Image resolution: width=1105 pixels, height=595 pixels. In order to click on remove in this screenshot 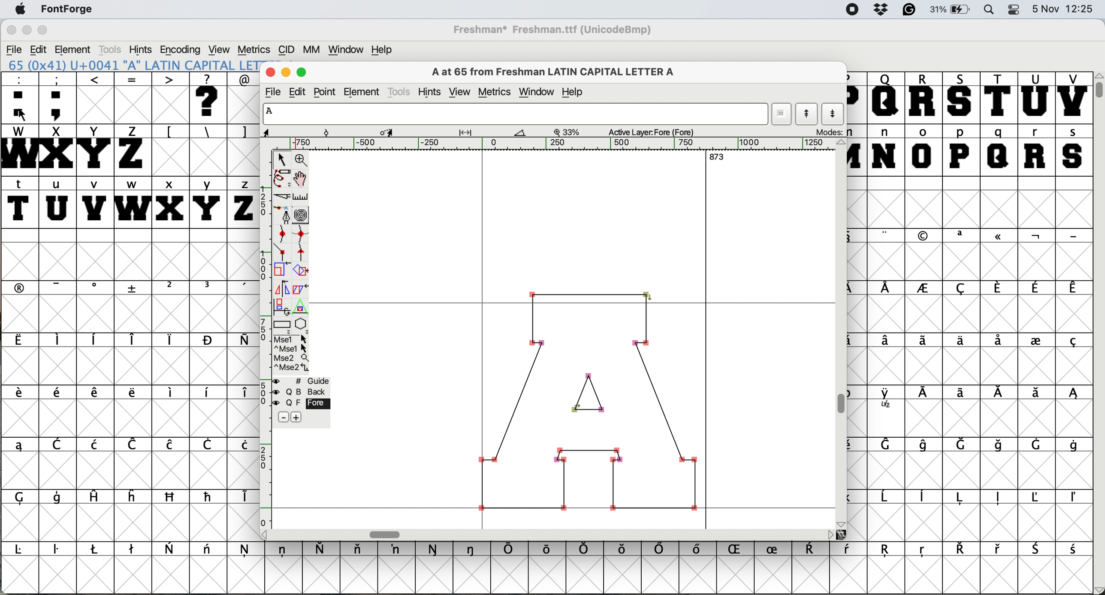, I will do `click(280, 418)`.